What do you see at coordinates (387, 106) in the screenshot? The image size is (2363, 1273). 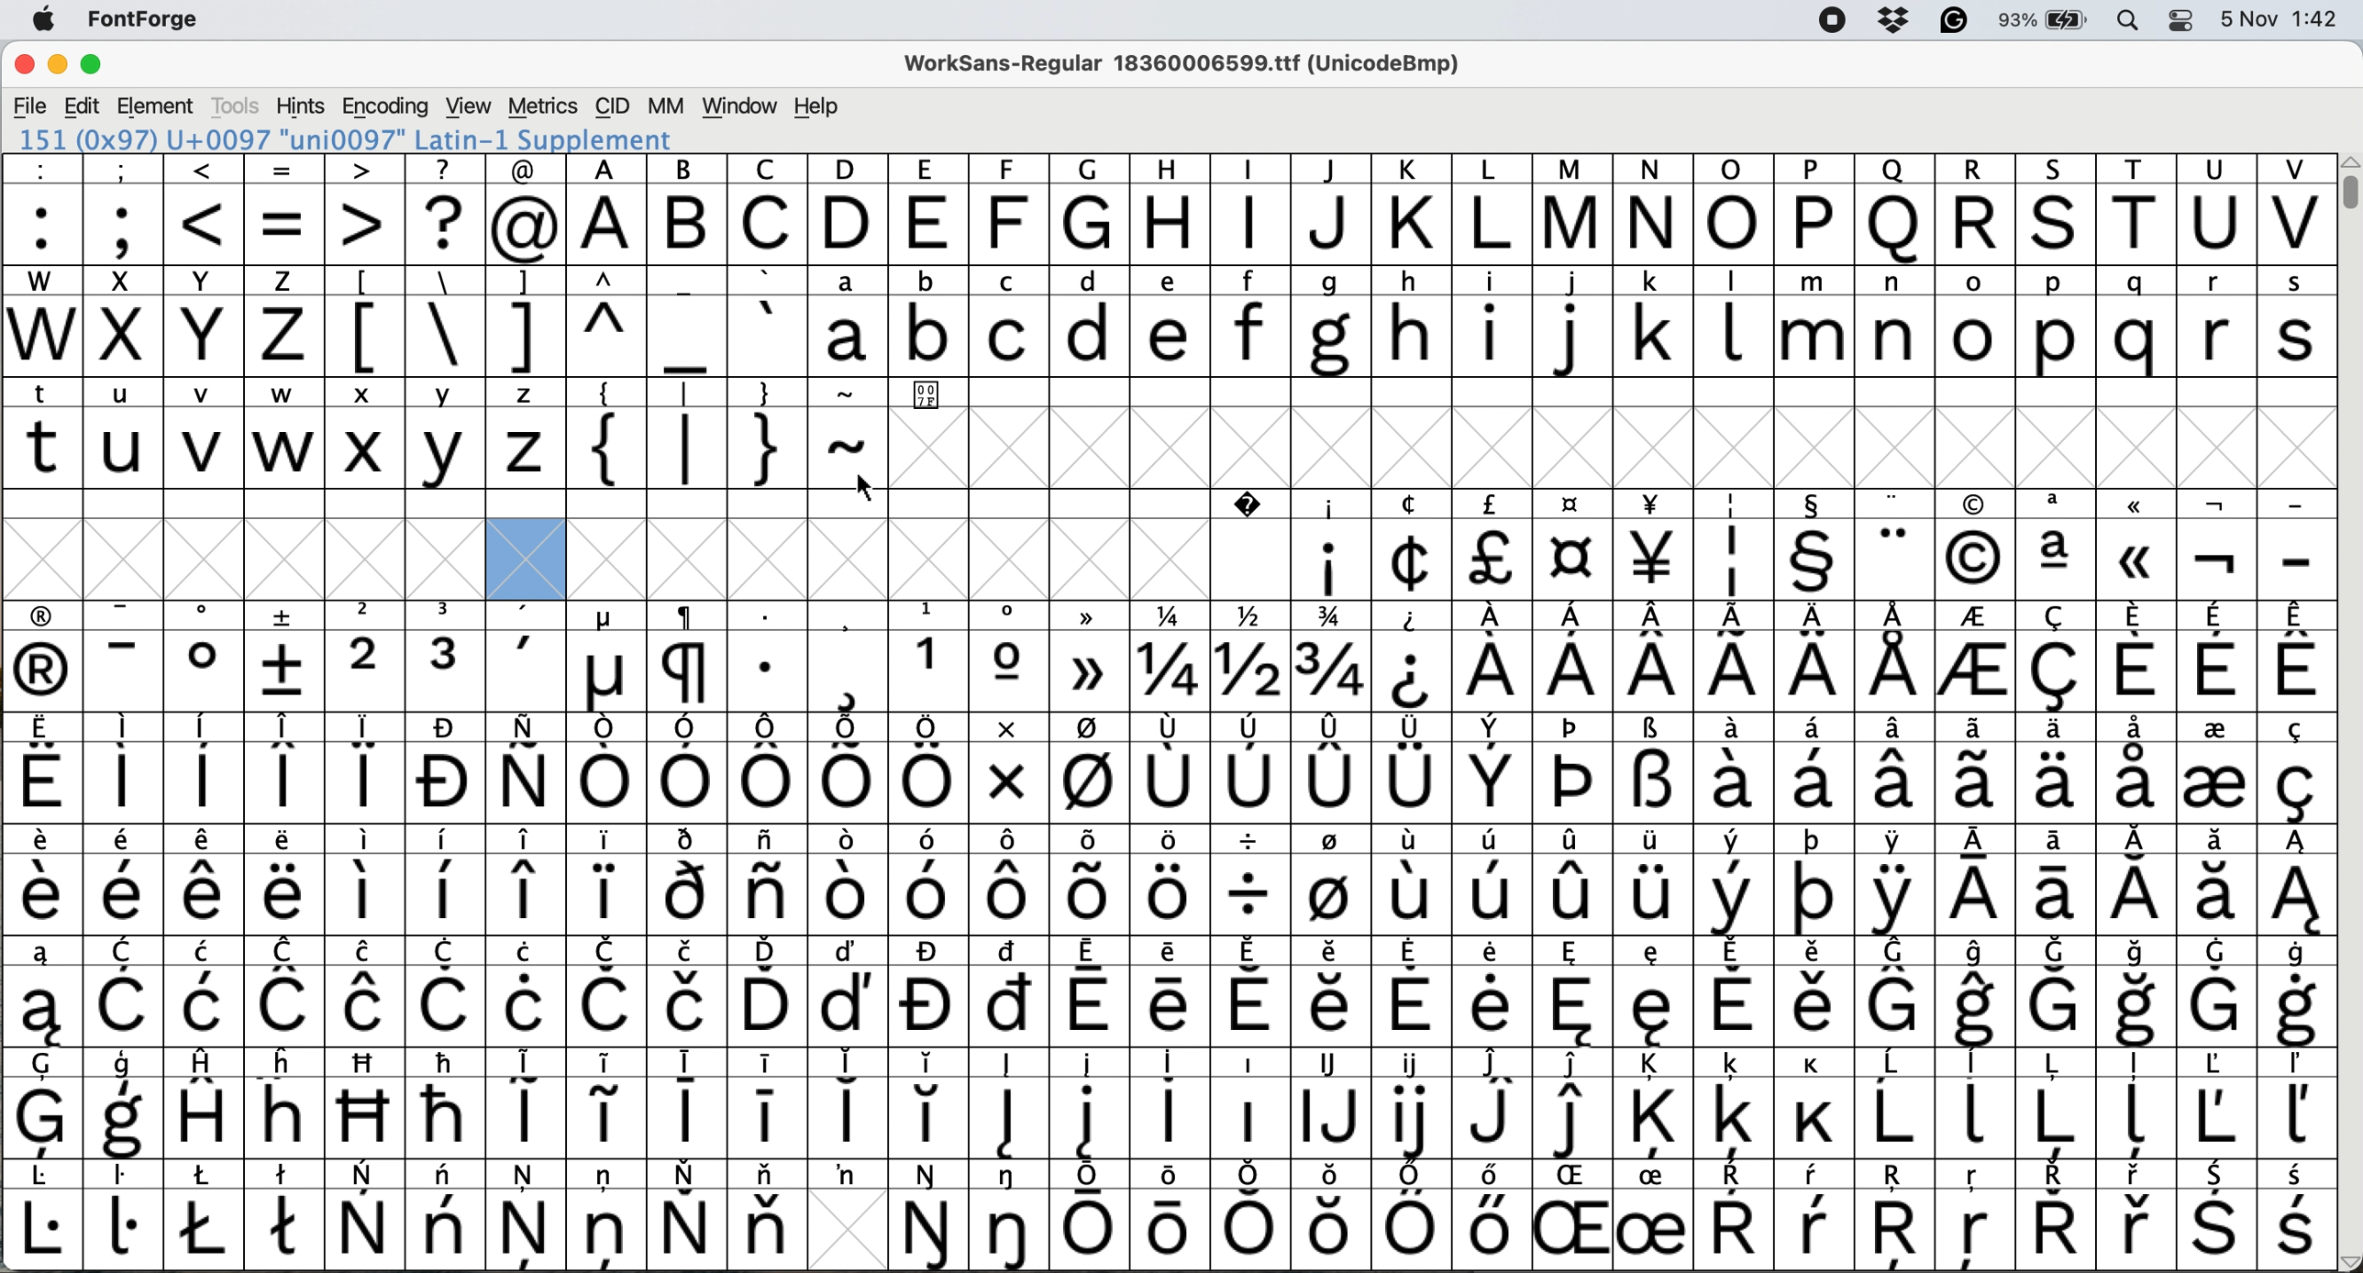 I see `encoding` at bounding box center [387, 106].